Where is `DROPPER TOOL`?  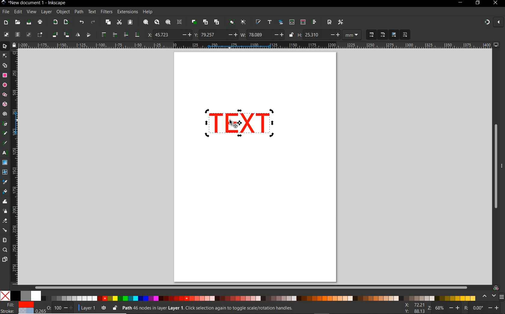
DROPPER TOOL is located at coordinates (5, 182).